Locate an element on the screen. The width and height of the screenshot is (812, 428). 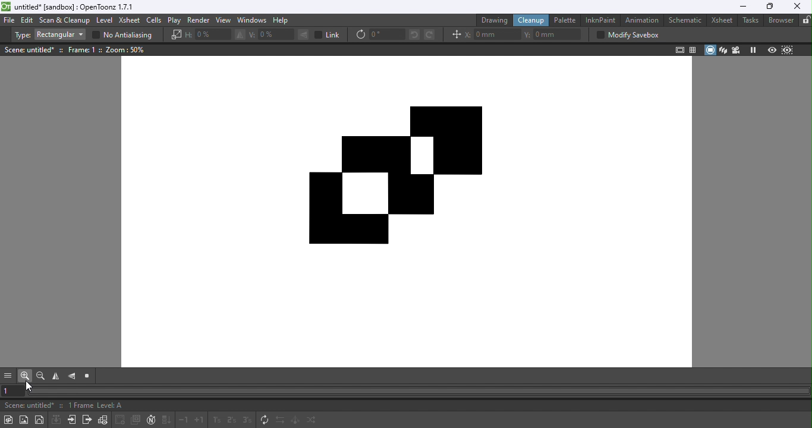
Safe area is located at coordinates (678, 50).